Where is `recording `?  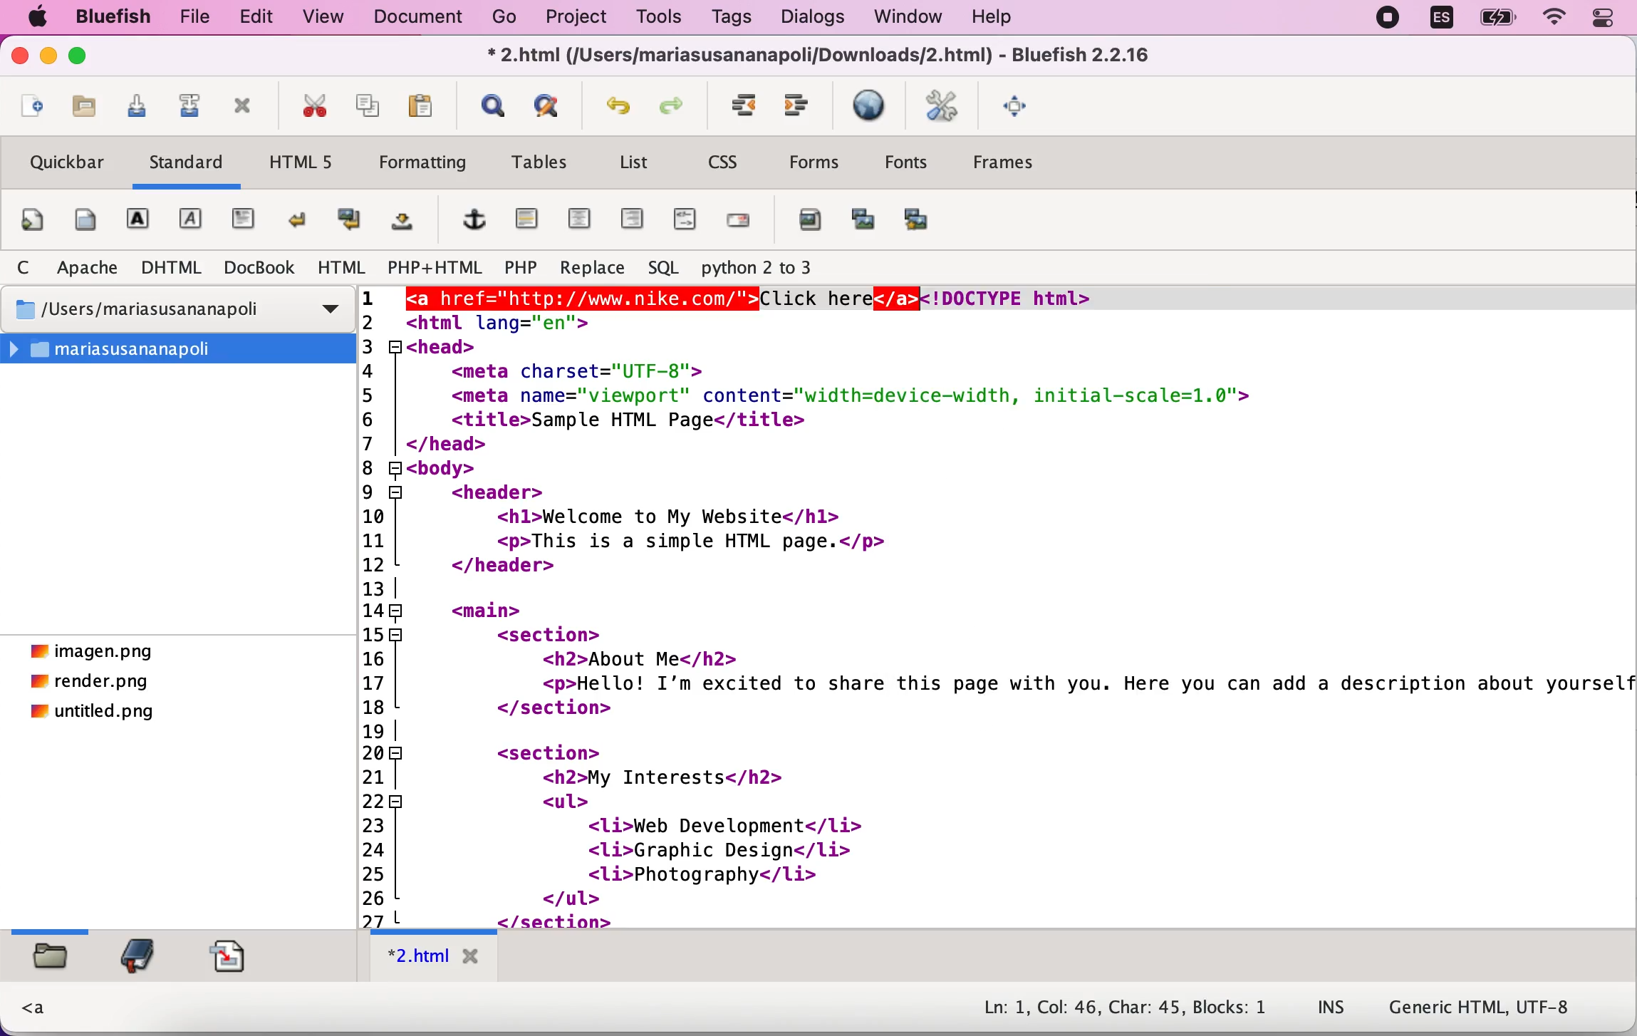
recording  is located at coordinates (1389, 21).